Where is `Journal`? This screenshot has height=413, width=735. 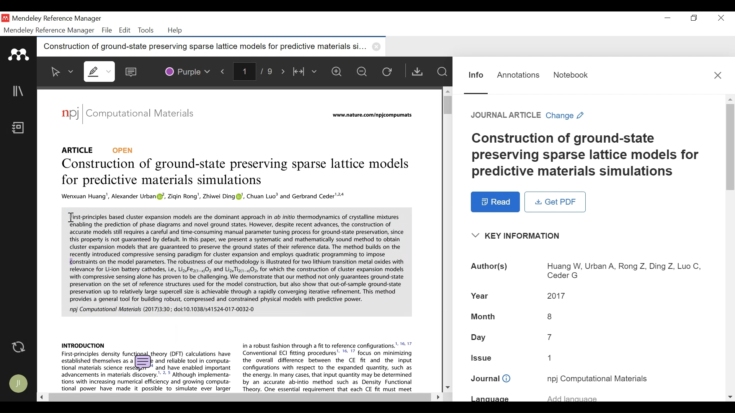 Journal is located at coordinates (491, 379).